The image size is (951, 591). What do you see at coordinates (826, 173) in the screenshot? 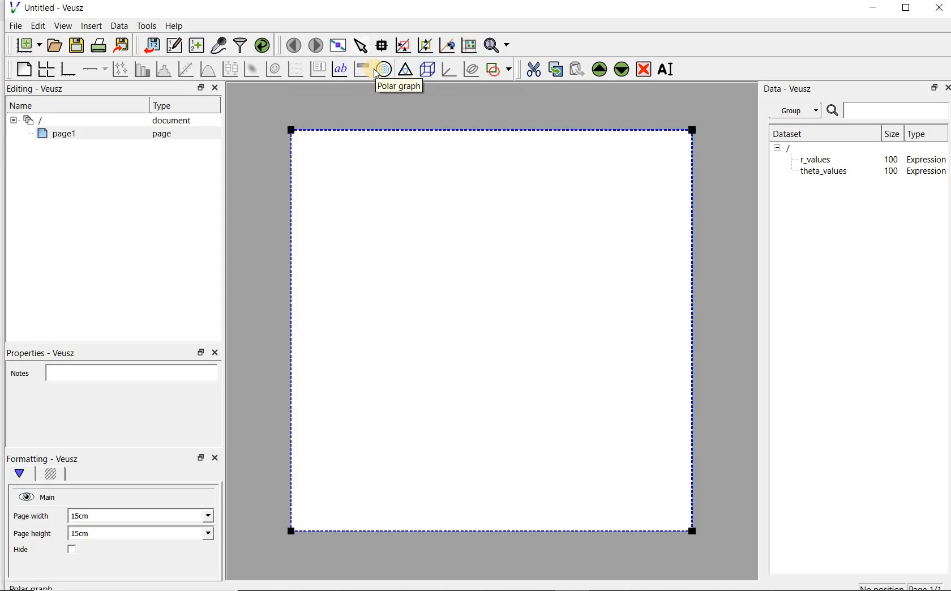
I see `theta_values` at bounding box center [826, 173].